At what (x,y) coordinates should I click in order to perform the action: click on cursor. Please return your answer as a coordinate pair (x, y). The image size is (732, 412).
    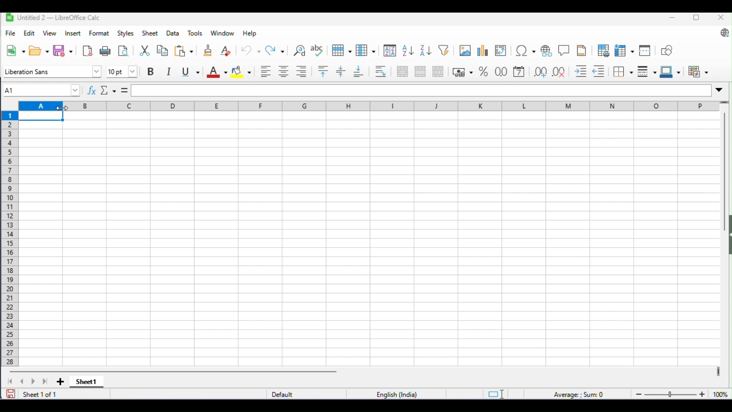
    Looking at the image, I should click on (62, 109).